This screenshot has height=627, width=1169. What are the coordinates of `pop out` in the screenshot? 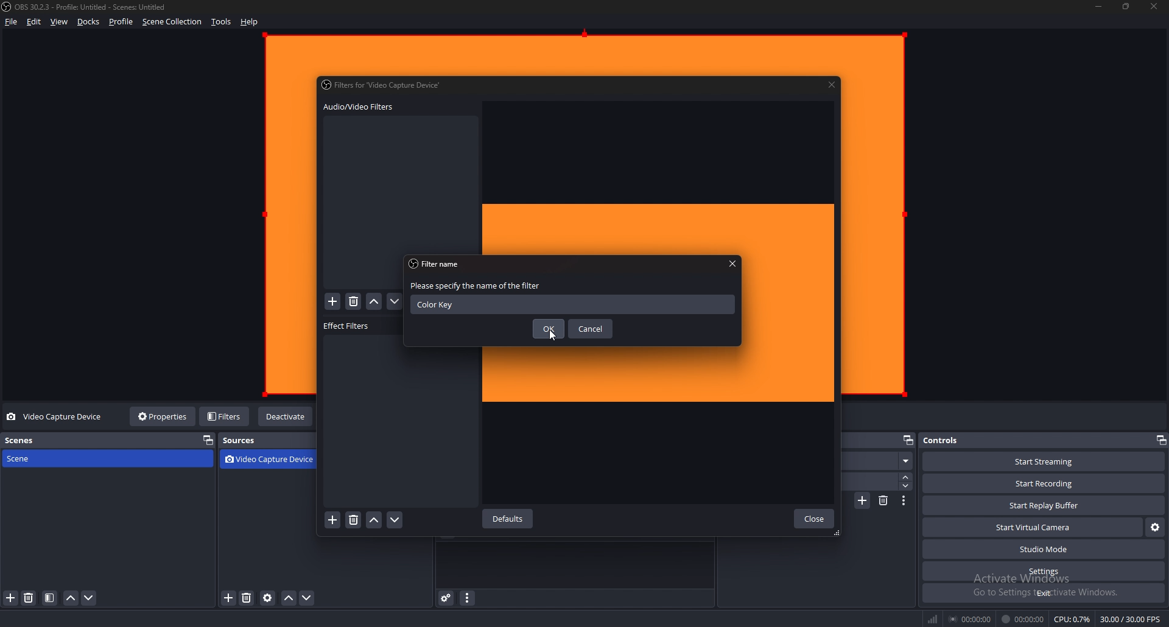 It's located at (1160, 440).